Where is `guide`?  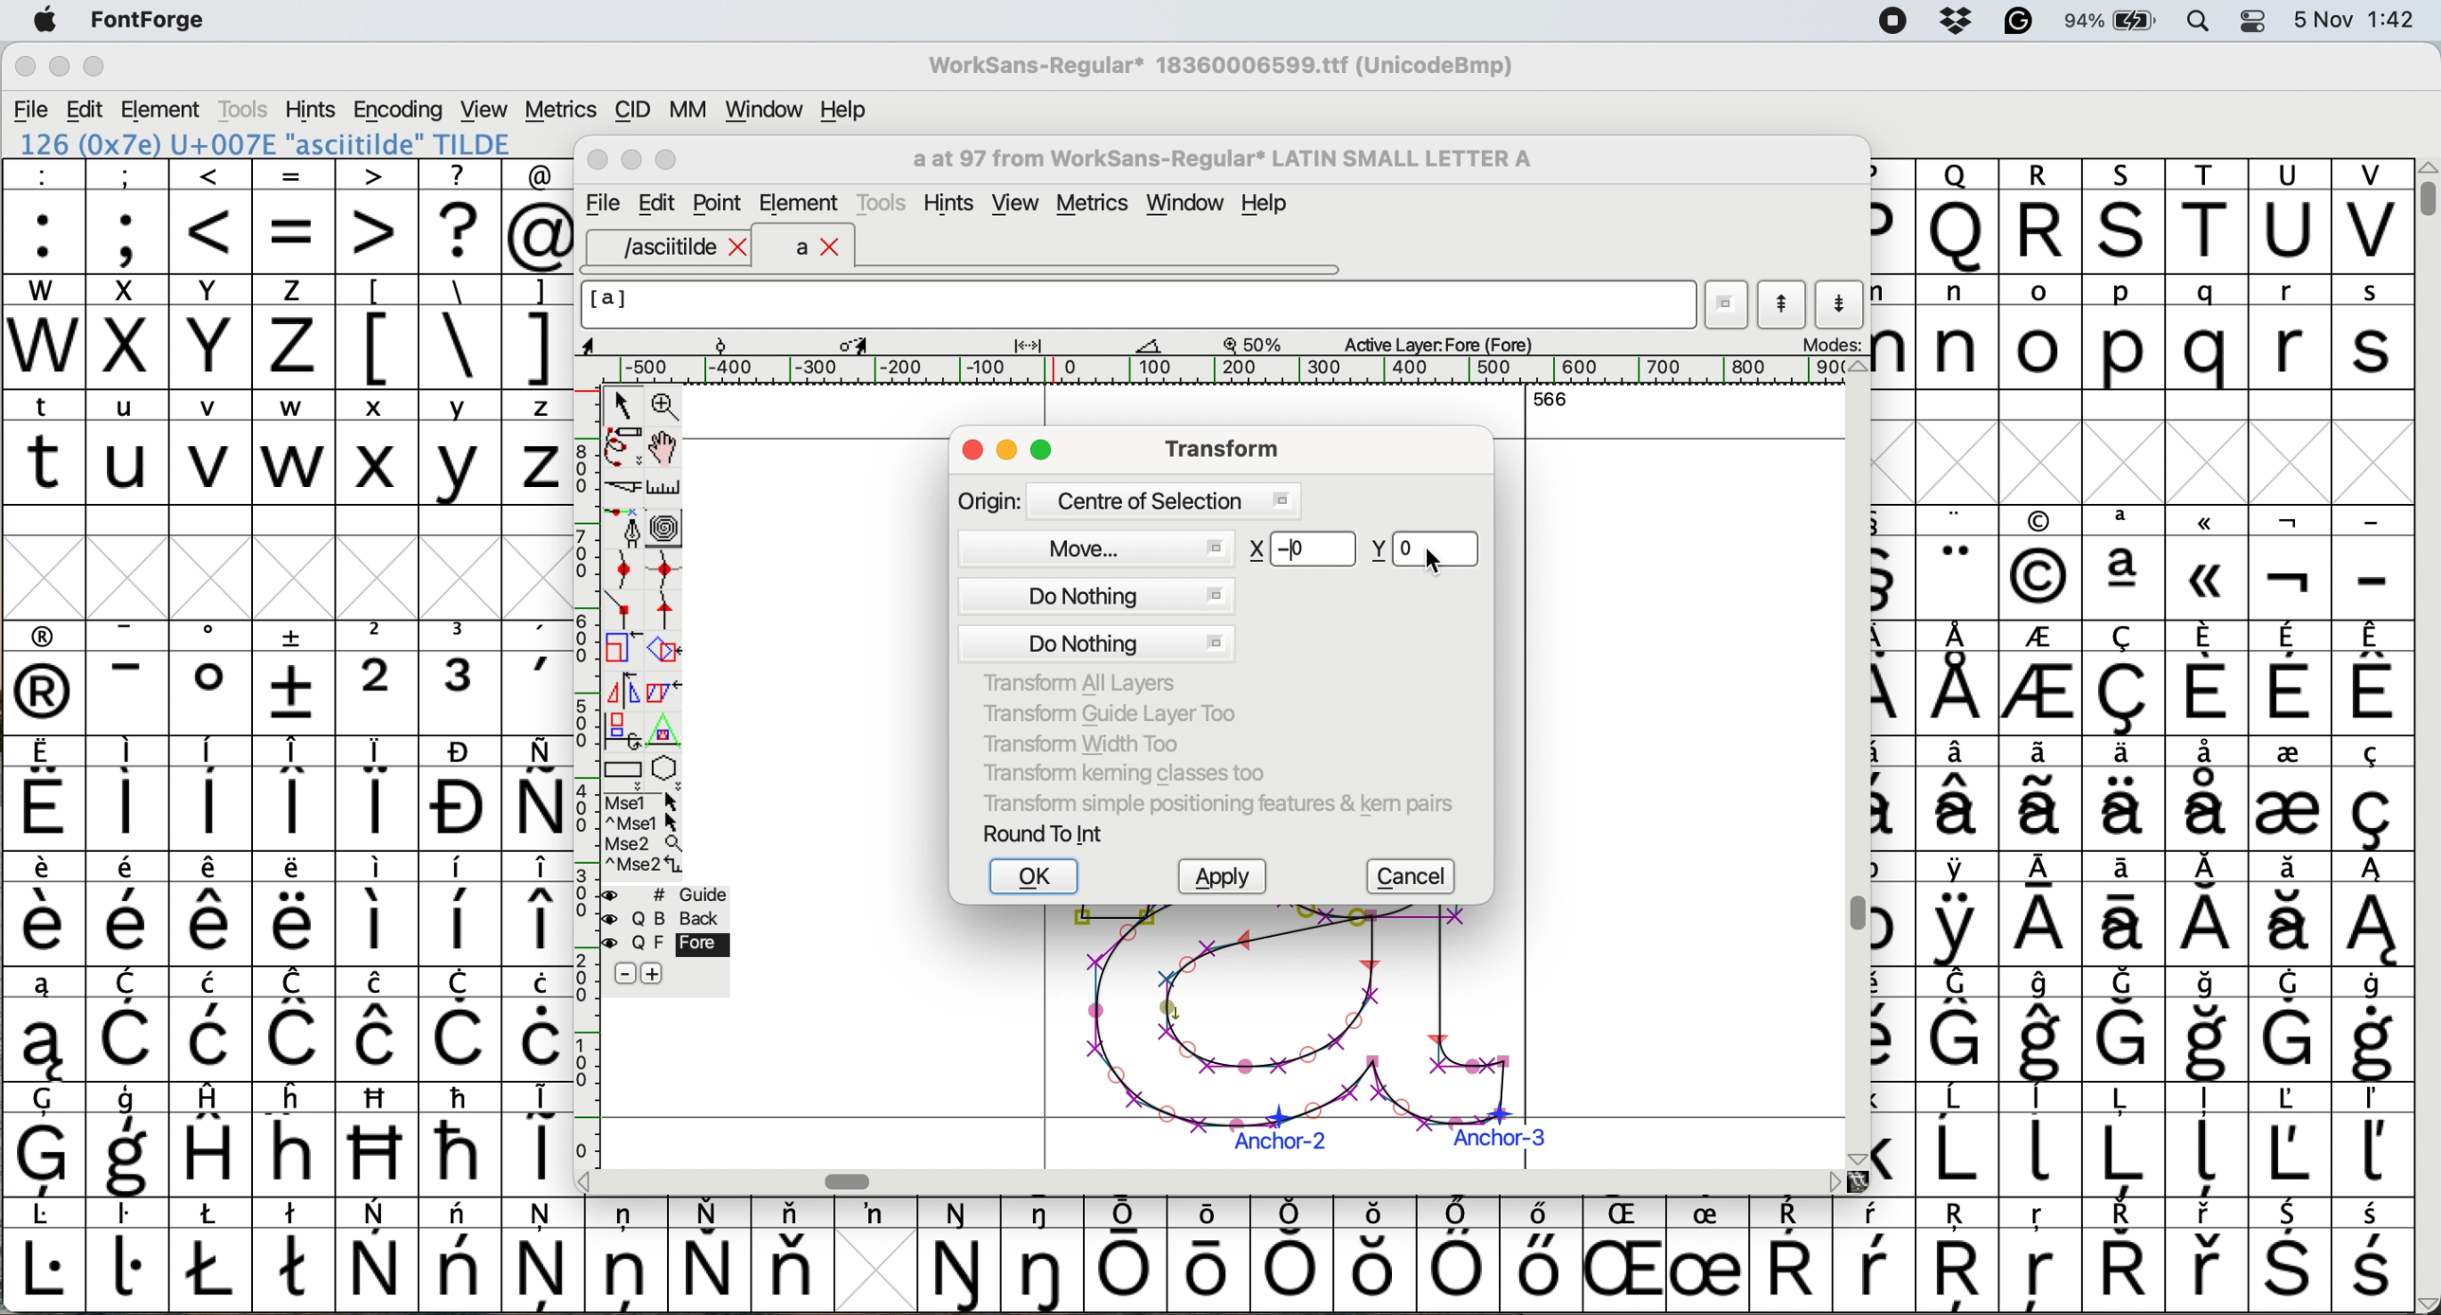 guide is located at coordinates (677, 892).